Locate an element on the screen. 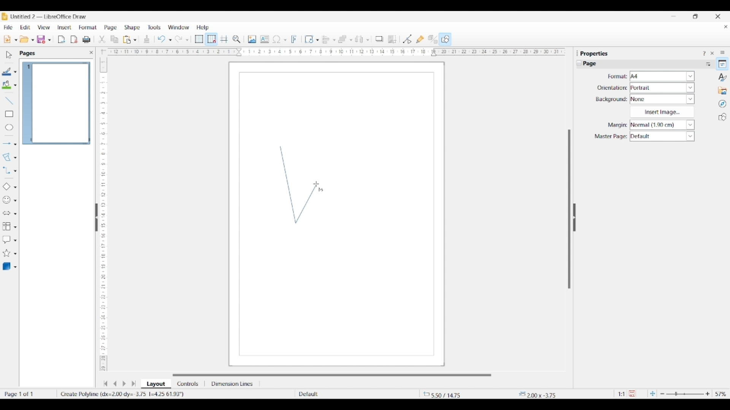 The width and height of the screenshot is (730, 410). Help is located at coordinates (203, 28).